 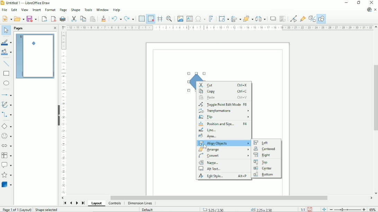 What do you see at coordinates (55, 28) in the screenshot?
I see `Close` at bounding box center [55, 28].